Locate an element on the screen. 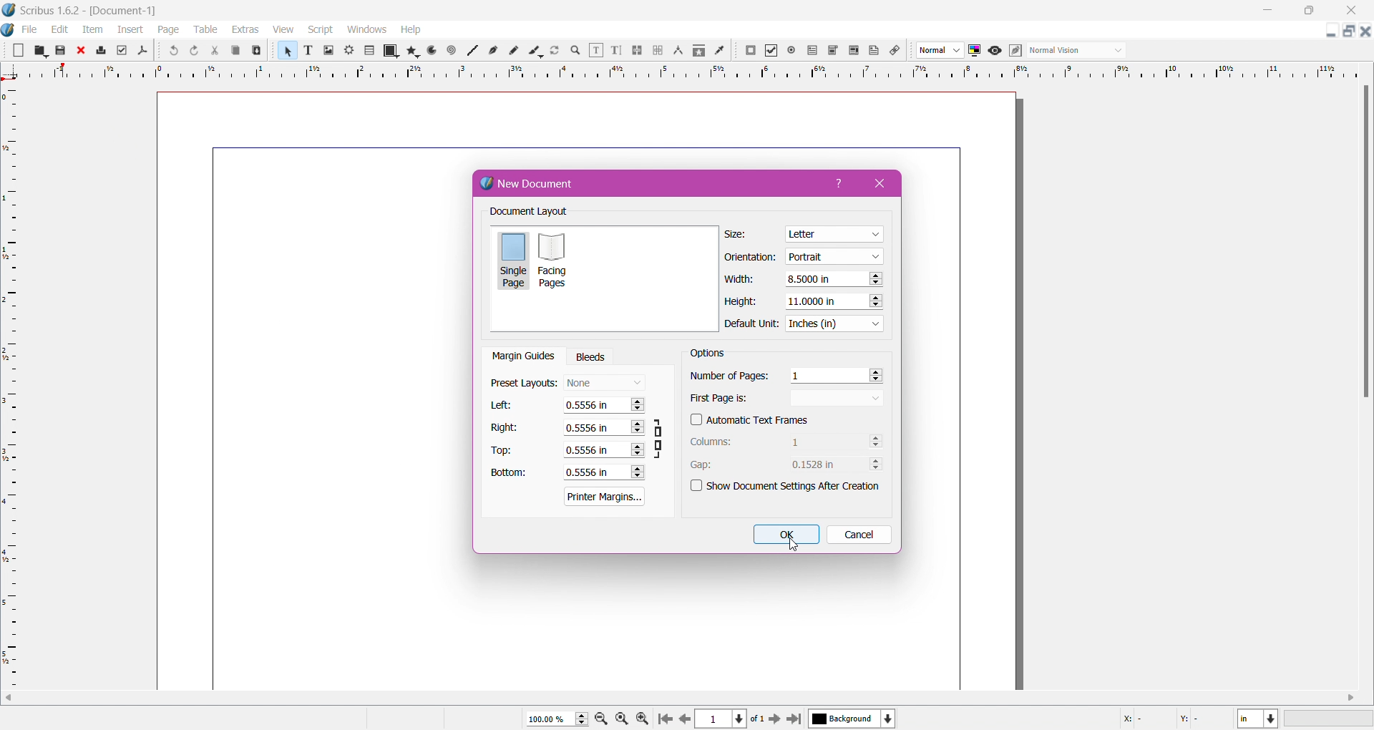 Image resolution: width=1374 pixels, height=730 pixels. skip to first is located at coordinates (665, 719).